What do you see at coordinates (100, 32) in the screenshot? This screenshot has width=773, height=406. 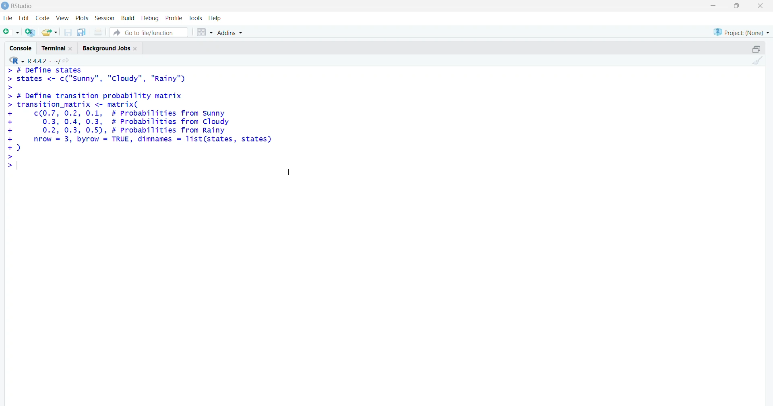 I see `print the current file` at bounding box center [100, 32].